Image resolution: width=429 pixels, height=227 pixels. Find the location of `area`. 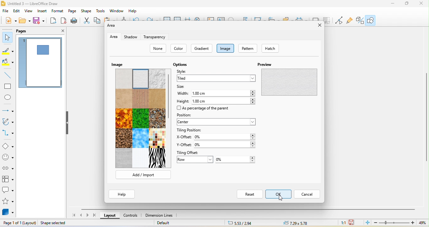

area is located at coordinates (114, 37).